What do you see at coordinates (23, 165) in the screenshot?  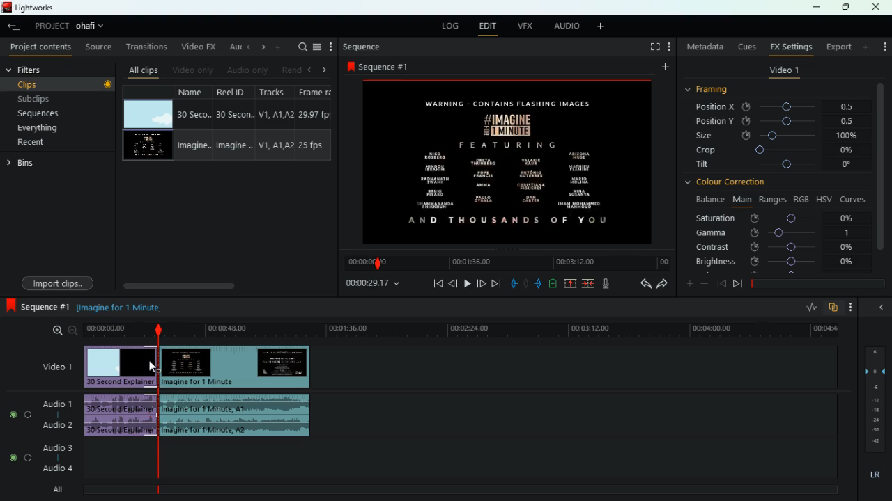 I see `bins` at bounding box center [23, 165].